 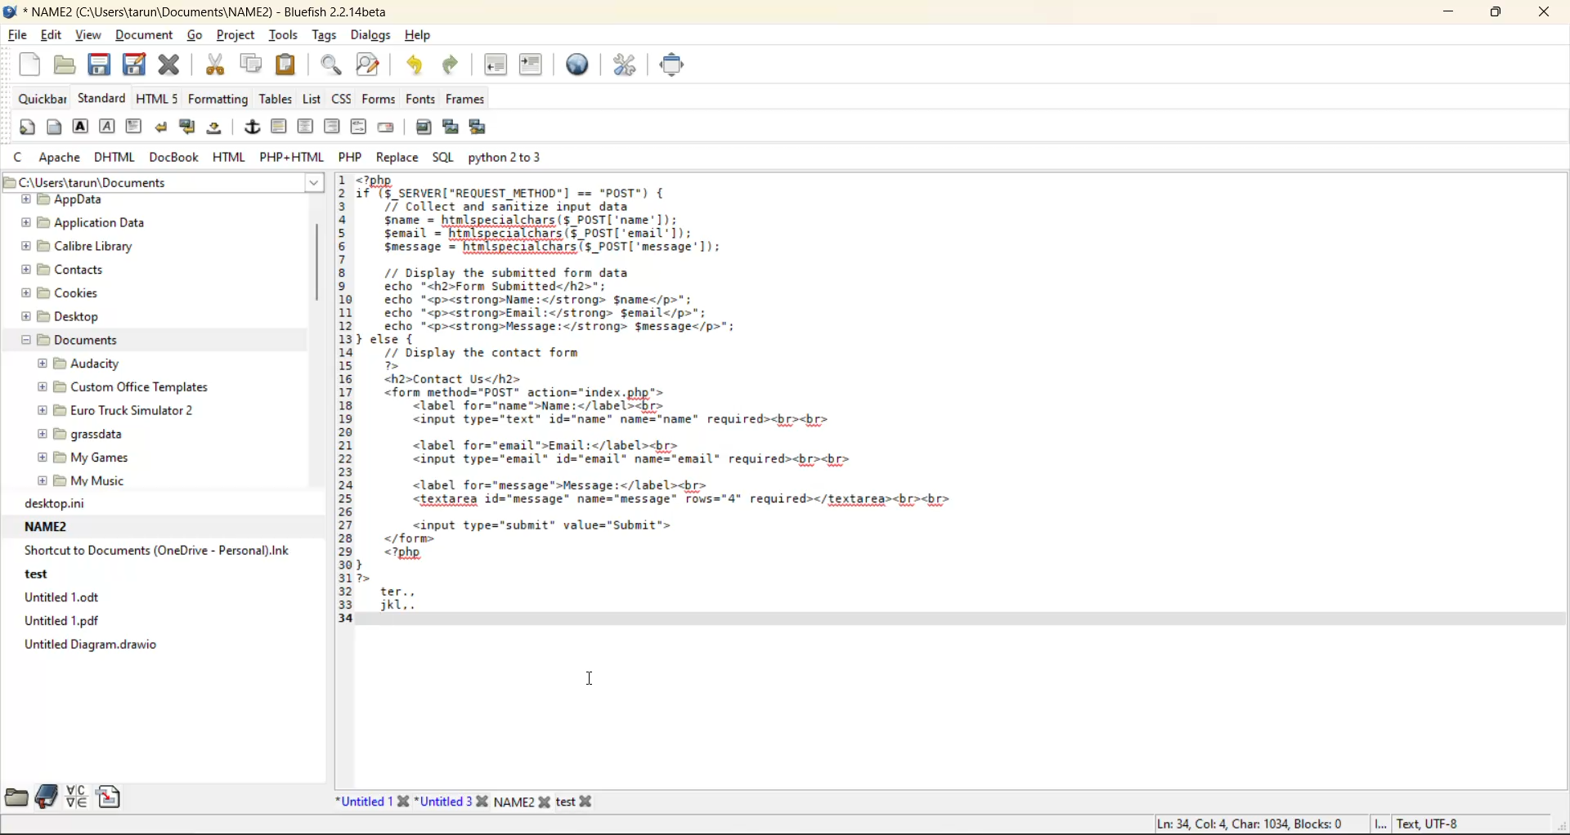 What do you see at coordinates (83, 127) in the screenshot?
I see `strong` at bounding box center [83, 127].